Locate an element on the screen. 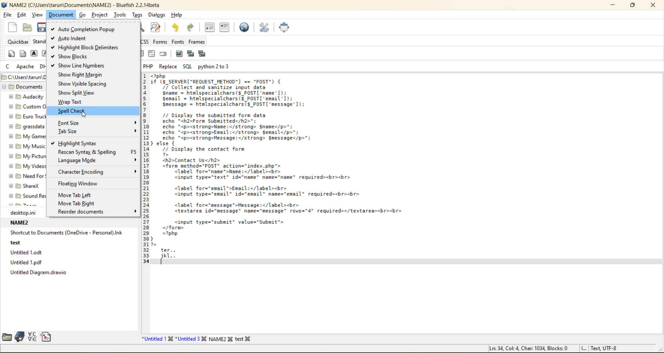 This screenshot has height=353, width=664. undo is located at coordinates (176, 28).